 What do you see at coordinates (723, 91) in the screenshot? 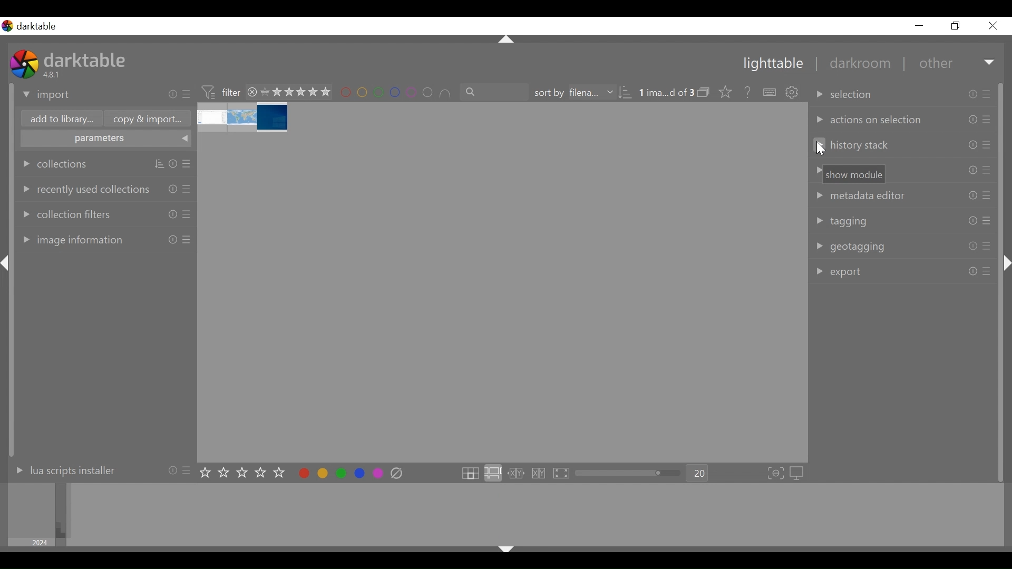
I see `click to change the type of overlays` at bounding box center [723, 91].